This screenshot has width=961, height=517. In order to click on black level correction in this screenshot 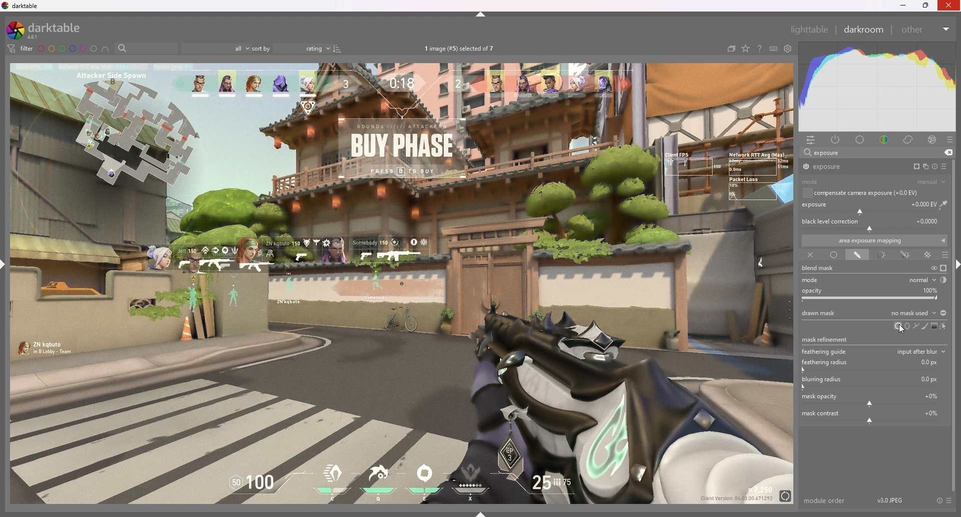, I will do `click(873, 224)`.